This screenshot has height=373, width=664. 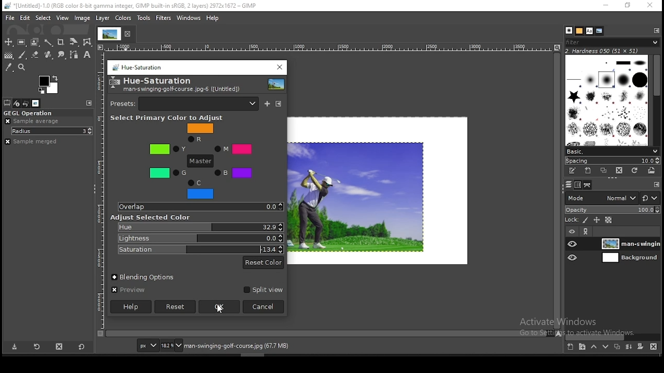 What do you see at coordinates (613, 51) in the screenshot?
I see `hardness 050 (51x51)` at bounding box center [613, 51].